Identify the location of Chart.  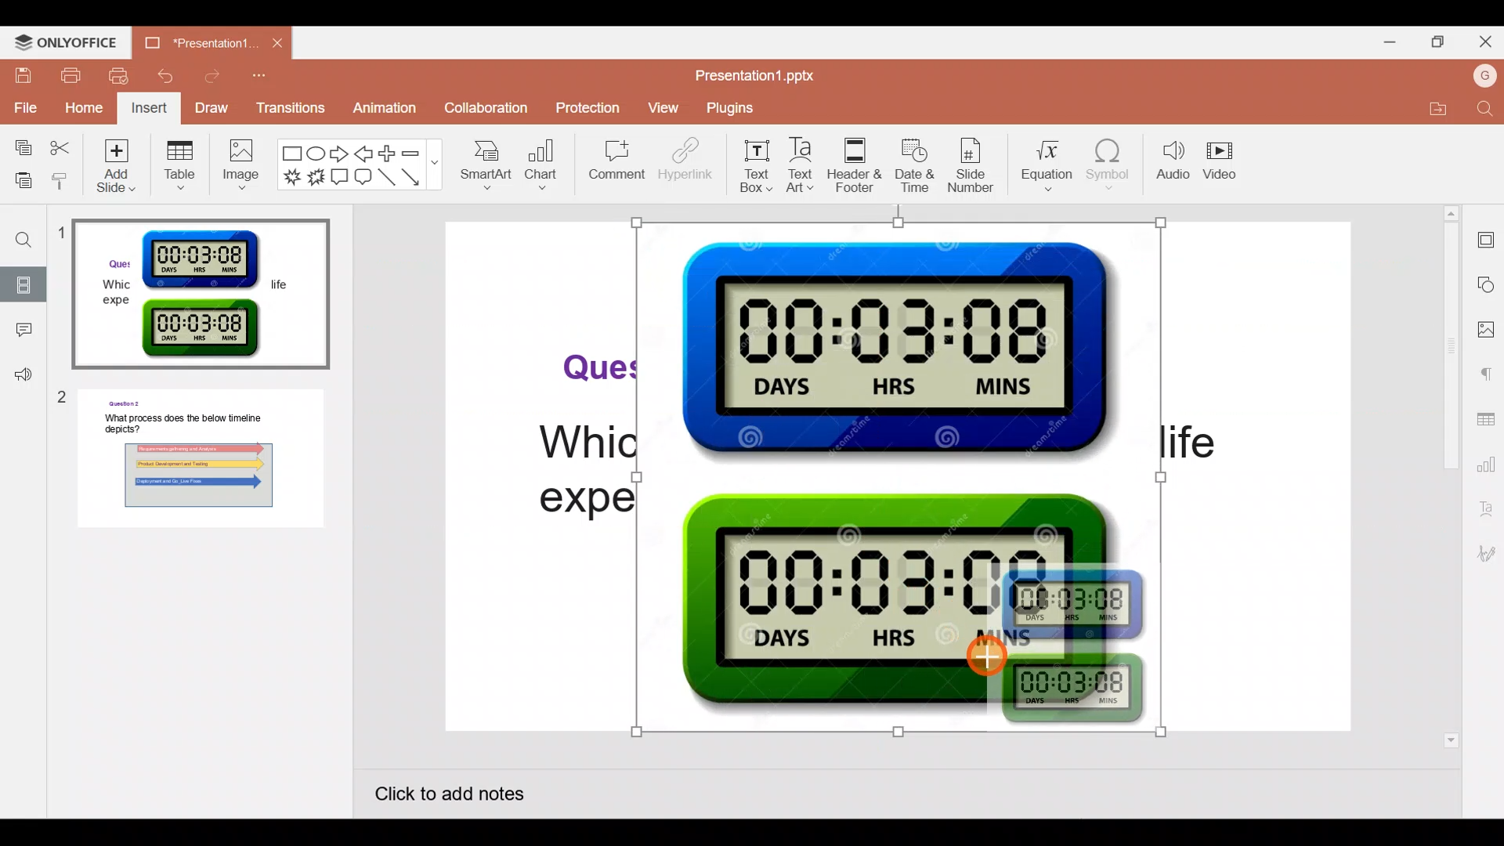
(544, 167).